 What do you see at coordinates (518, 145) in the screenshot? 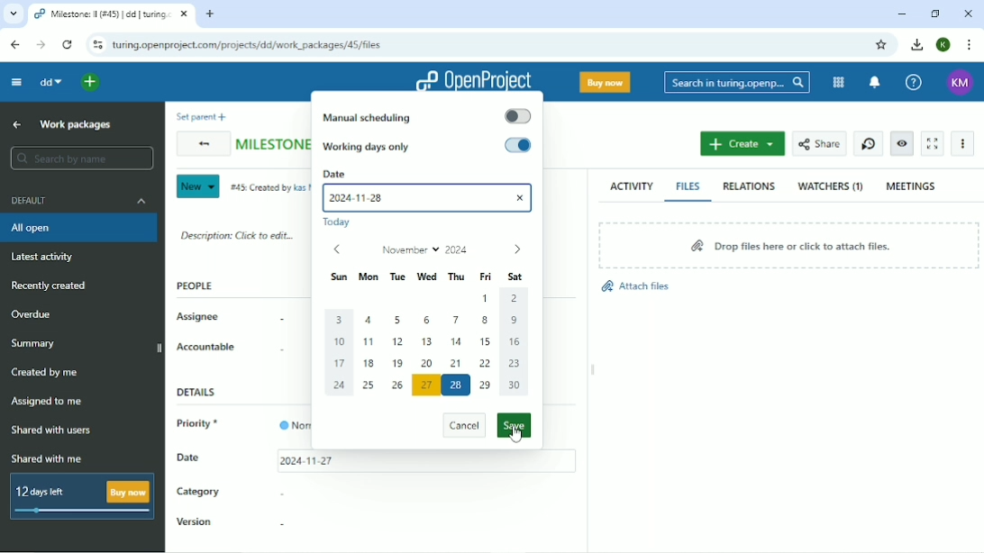
I see `toggle` at bounding box center [518, 145].